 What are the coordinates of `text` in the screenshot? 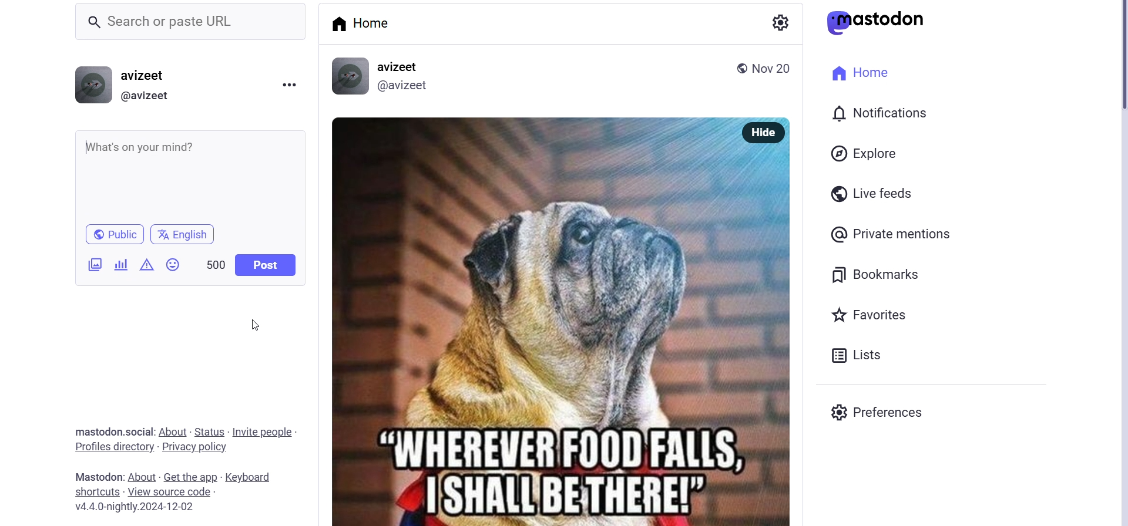 It's located at (90, 477).